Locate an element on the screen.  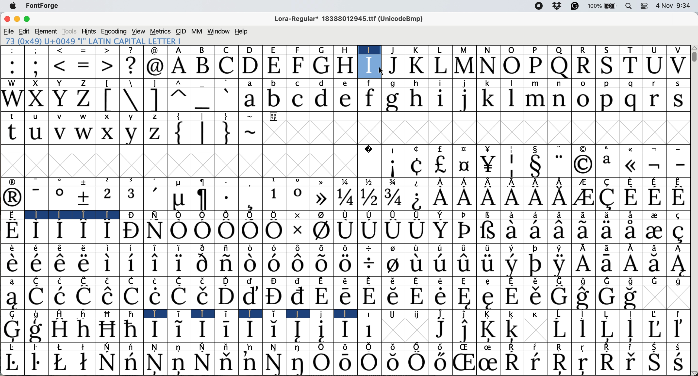
symbol is located at coordinates (489, 181).